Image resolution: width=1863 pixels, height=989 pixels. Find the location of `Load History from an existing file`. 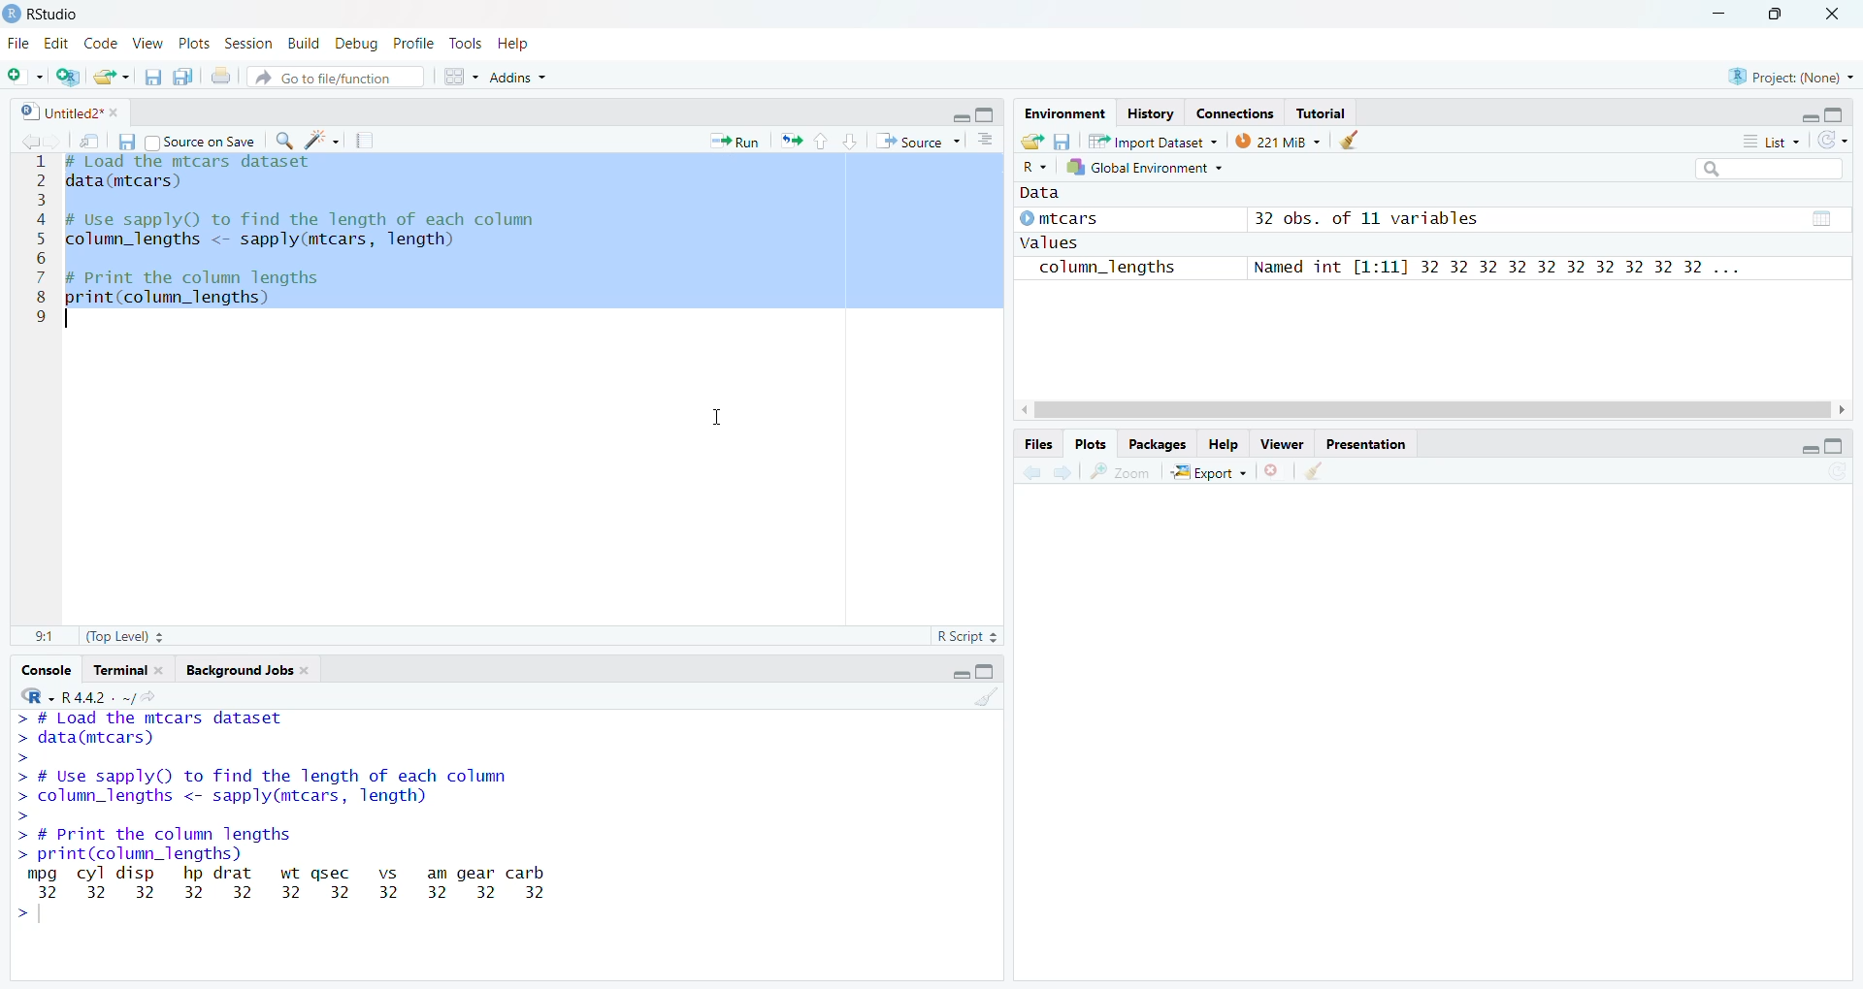

Load History from an existing file is located at coordinates (1032, 142).